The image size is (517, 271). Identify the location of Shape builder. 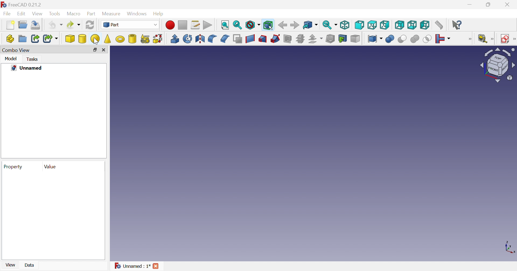
(157, 39).